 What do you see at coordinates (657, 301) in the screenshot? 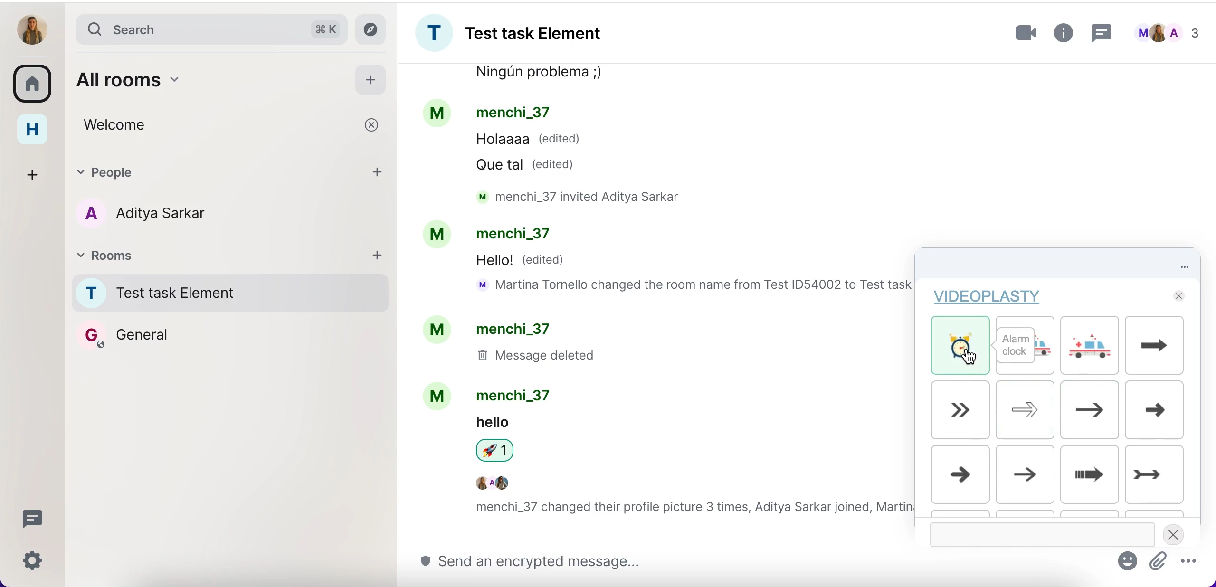
I see `chat` at bounding box center [657, 301].